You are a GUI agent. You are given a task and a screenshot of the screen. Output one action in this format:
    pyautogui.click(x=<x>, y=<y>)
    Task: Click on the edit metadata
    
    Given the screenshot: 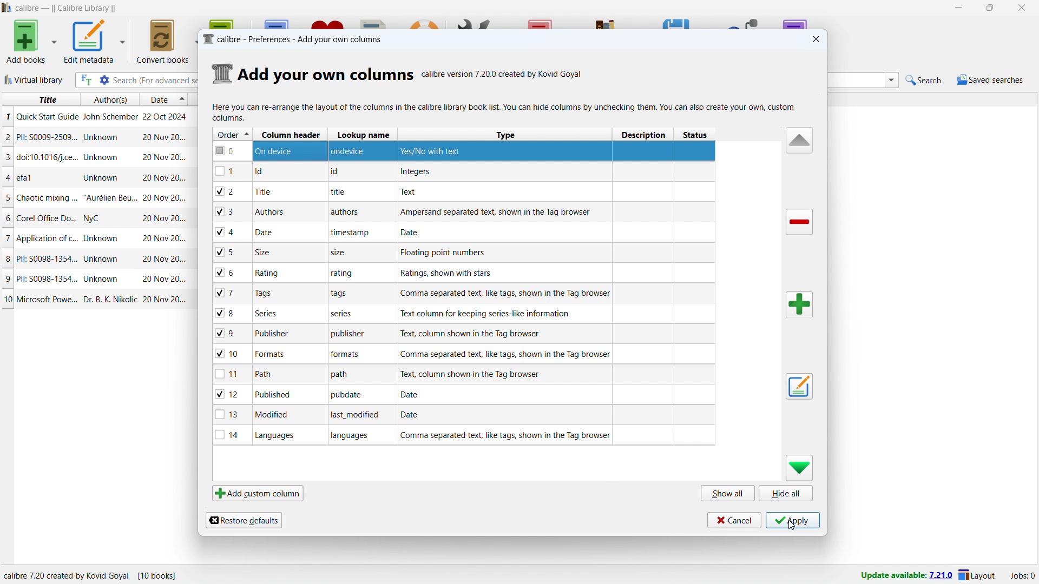 What is the action you would take?
    pyautogui.click(x=89, y=41)
    